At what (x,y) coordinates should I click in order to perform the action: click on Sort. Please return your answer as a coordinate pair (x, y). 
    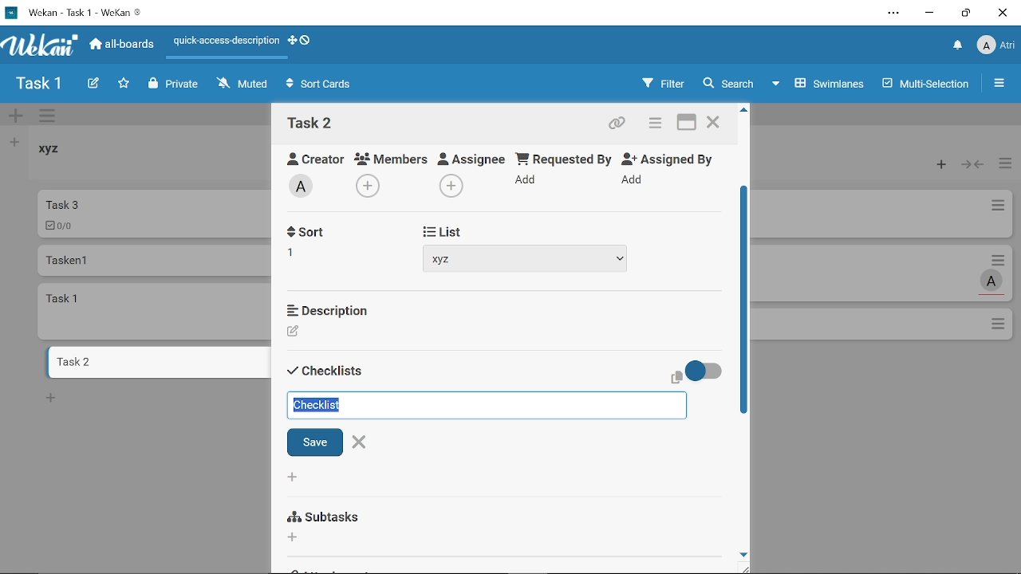
    Looking at the image, I should click on (326, 371).